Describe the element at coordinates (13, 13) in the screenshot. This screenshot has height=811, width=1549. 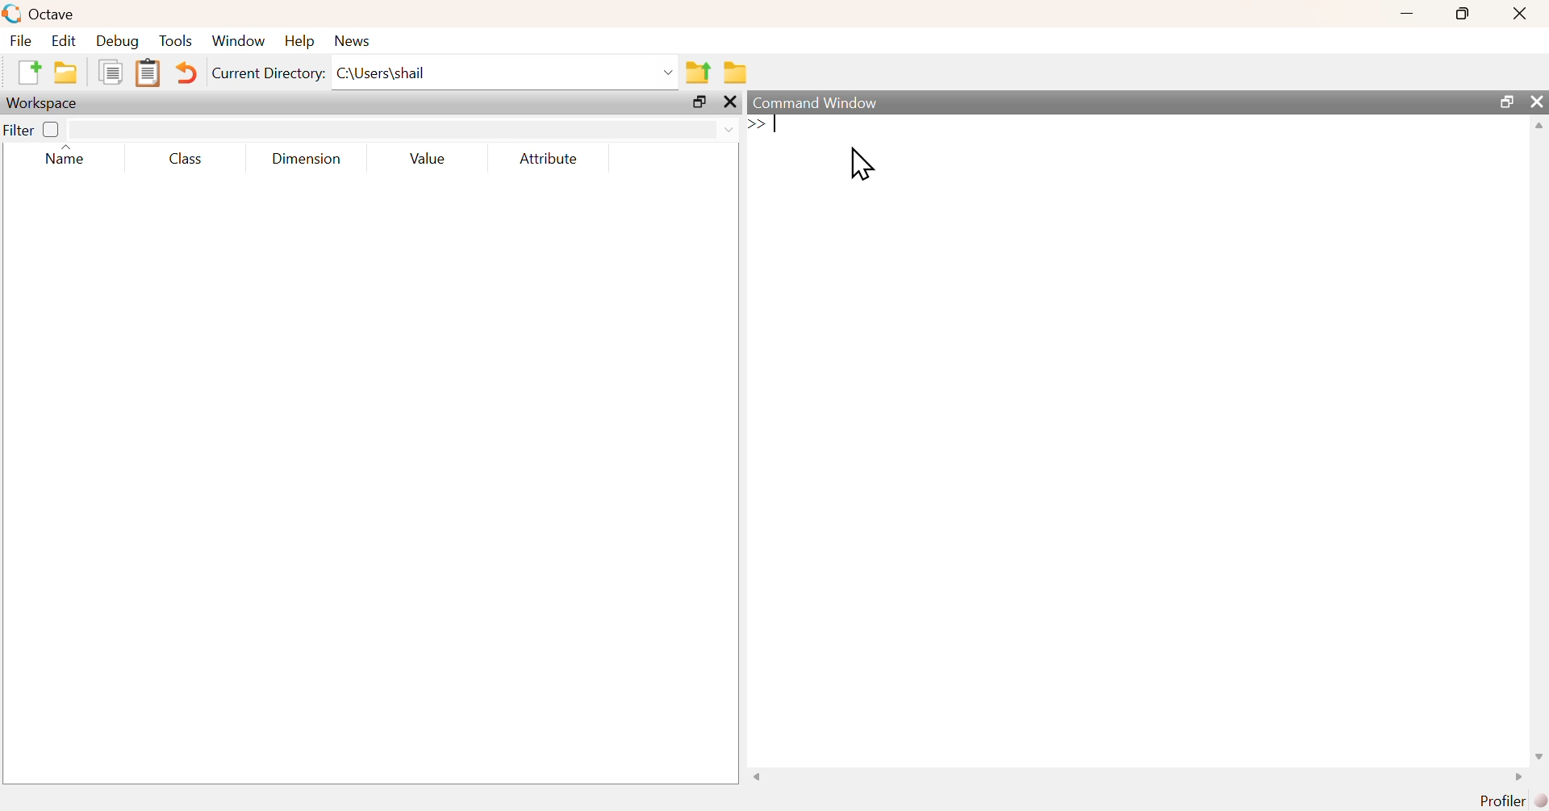
I see `logo` at that location.